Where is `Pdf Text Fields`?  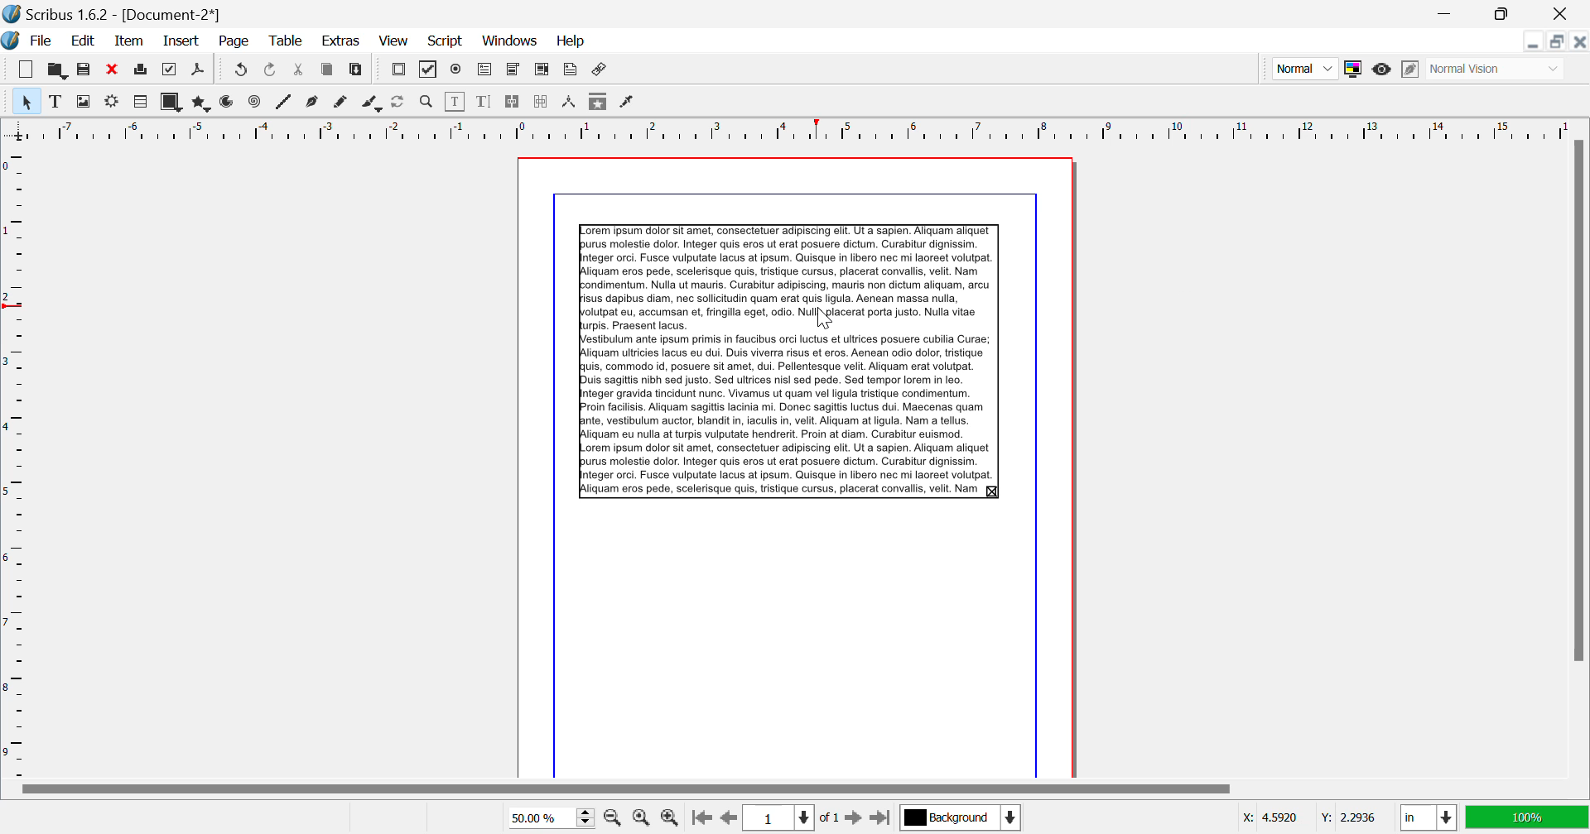 Pdf Text Fields is located at coordinates (485, 70).